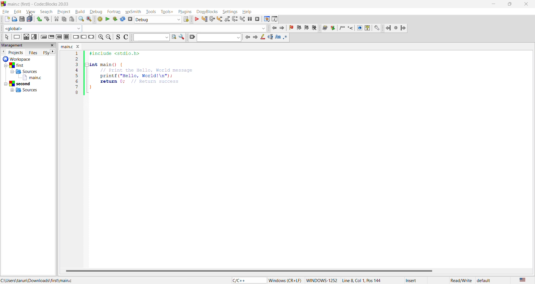  I want to click on counting loop, so click(59, 36).